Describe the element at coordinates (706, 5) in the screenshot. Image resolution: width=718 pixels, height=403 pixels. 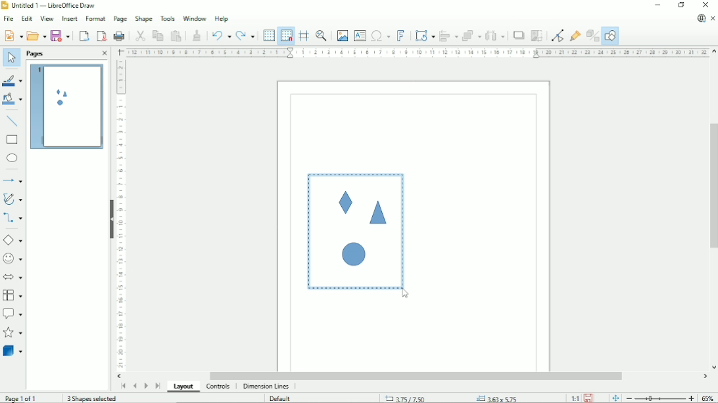
I see `Close` at that location.